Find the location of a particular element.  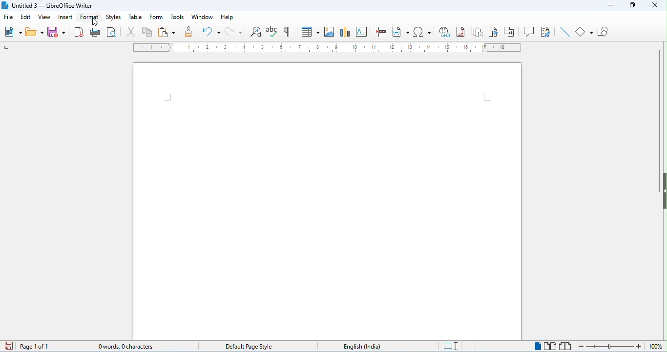

undo is located at coordinates (211, 31).